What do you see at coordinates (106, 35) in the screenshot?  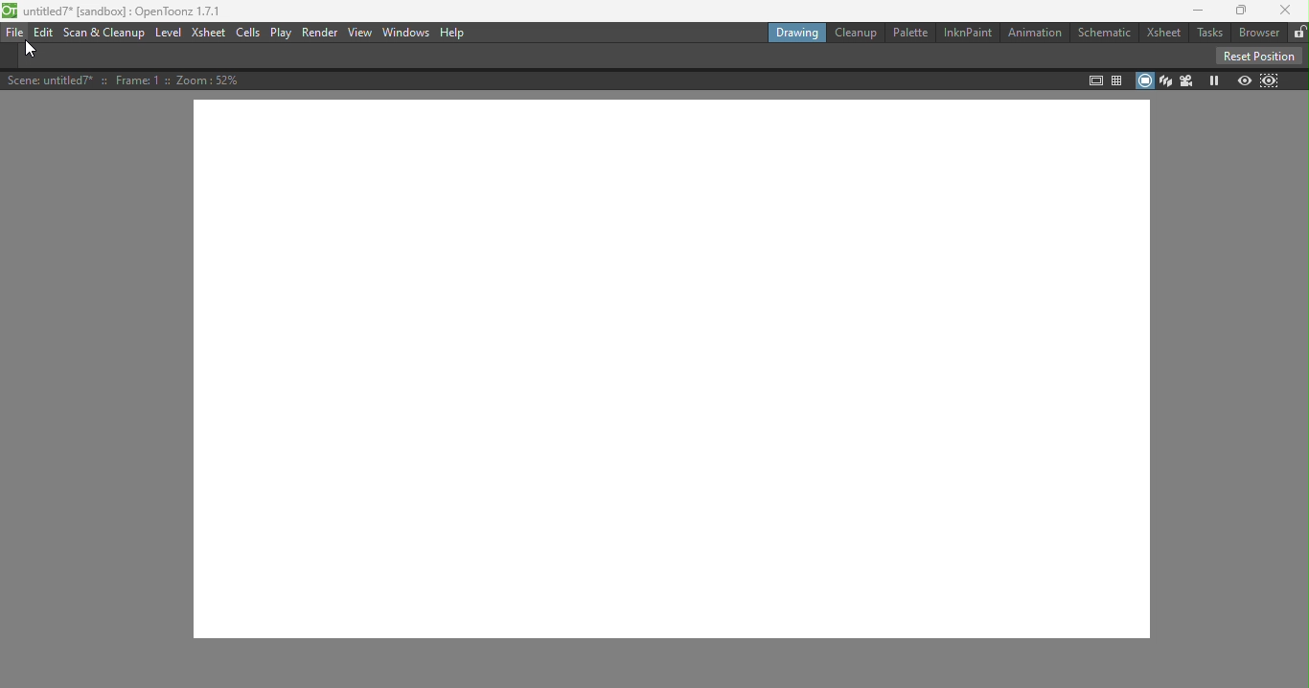 I see `Scan & Cleanup` at bounding box center [106, 35].